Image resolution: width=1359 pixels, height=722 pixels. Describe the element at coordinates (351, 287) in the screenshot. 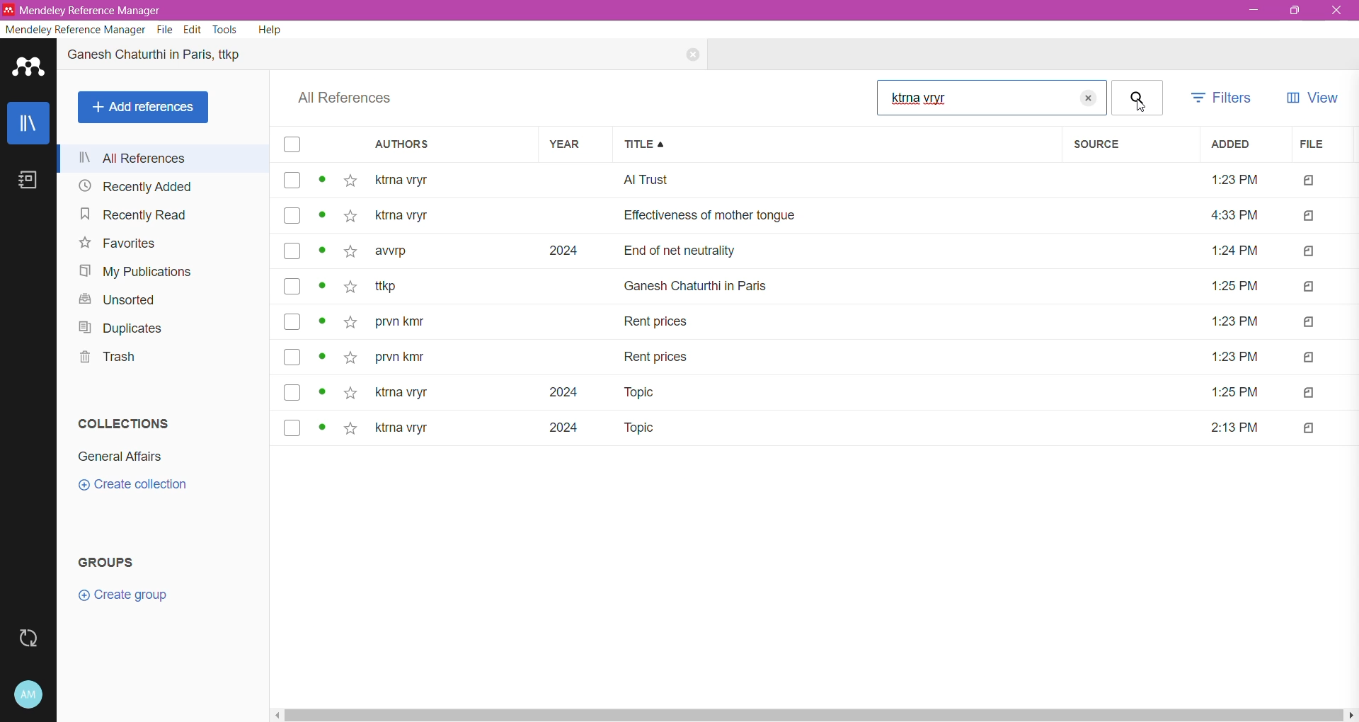

I see `add to favorites` at that location.